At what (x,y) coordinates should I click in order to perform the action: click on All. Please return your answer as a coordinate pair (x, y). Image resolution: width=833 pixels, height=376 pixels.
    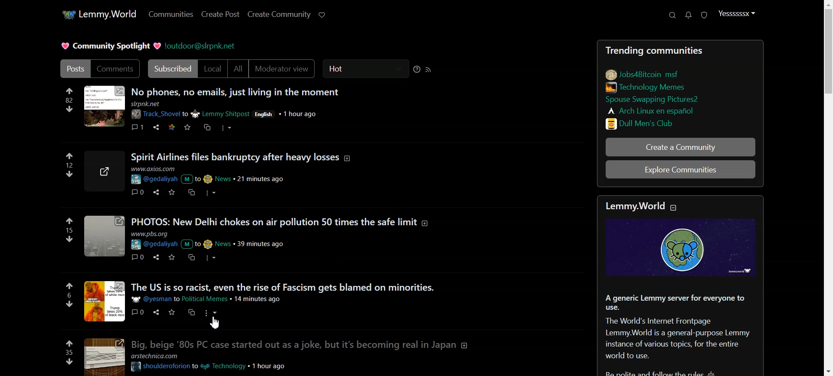
    Looking at the image, I should click on (238, 69).